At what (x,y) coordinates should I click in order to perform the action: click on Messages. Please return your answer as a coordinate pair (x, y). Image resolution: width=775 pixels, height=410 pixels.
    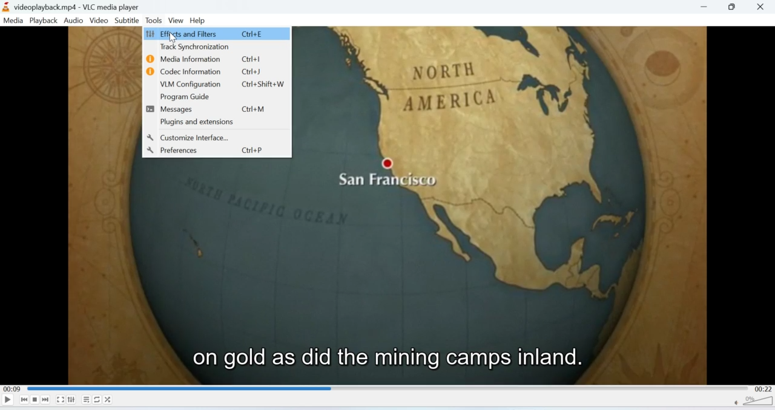
    Looking at the image, I should click on (176, 109).